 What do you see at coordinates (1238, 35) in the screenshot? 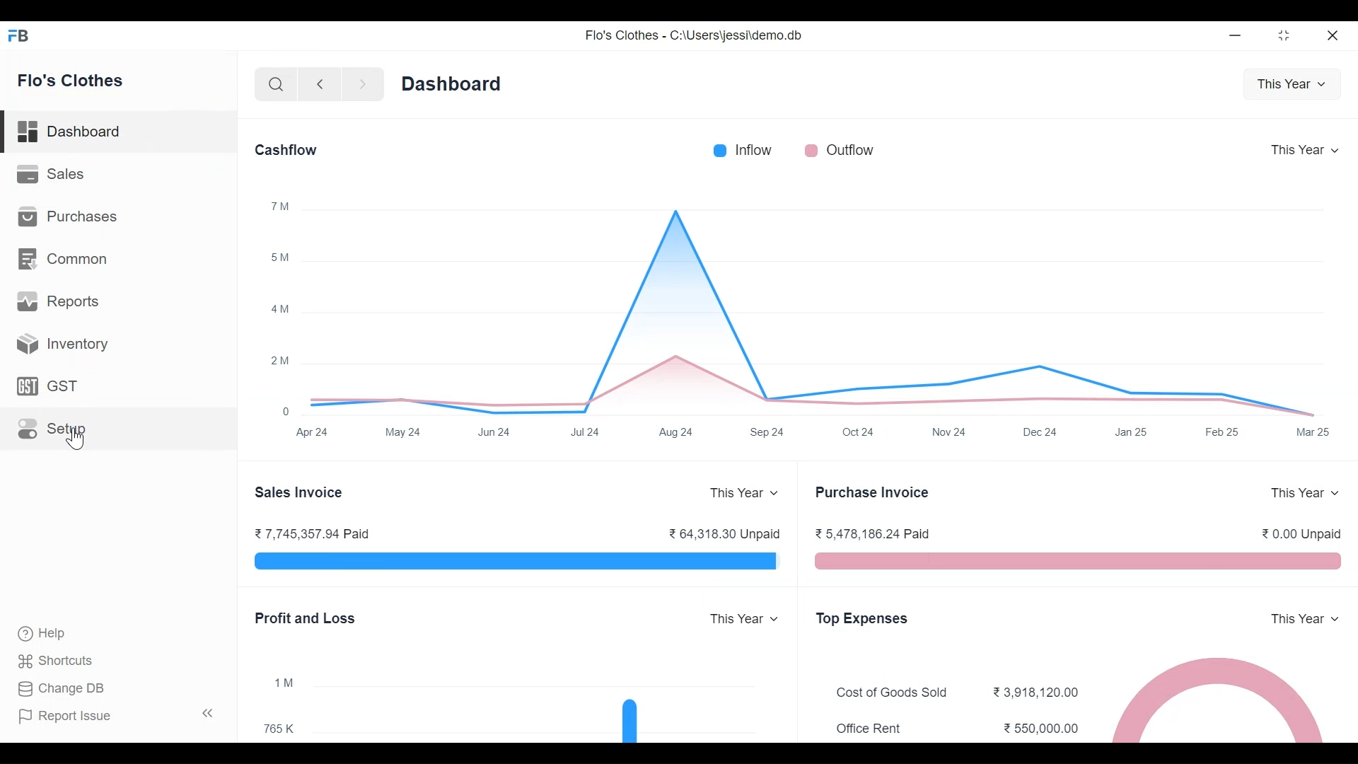
I see `minimize` at bounding box center [1238, 35].